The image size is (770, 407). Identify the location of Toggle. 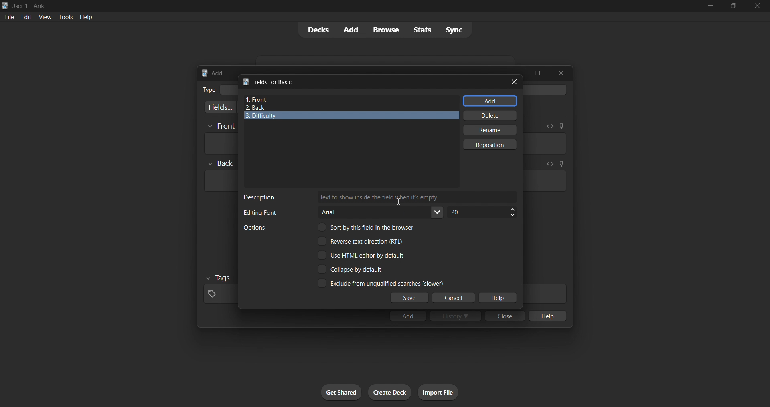
(362, 241).